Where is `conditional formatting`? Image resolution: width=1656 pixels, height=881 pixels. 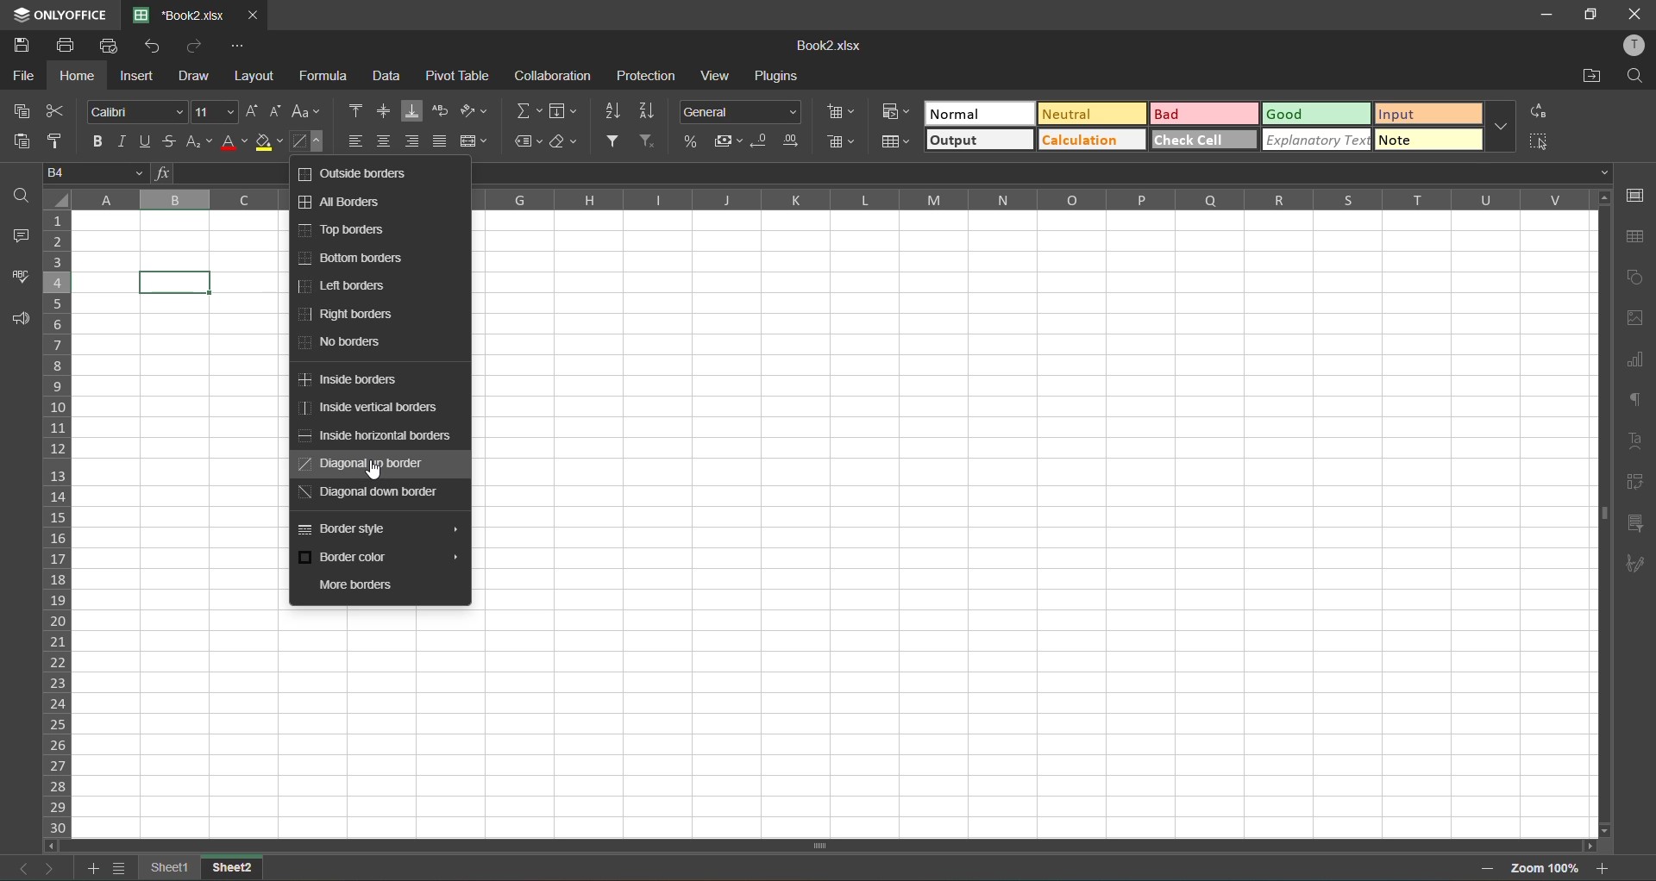 conditional formatting is located at coordinates (899, 114).